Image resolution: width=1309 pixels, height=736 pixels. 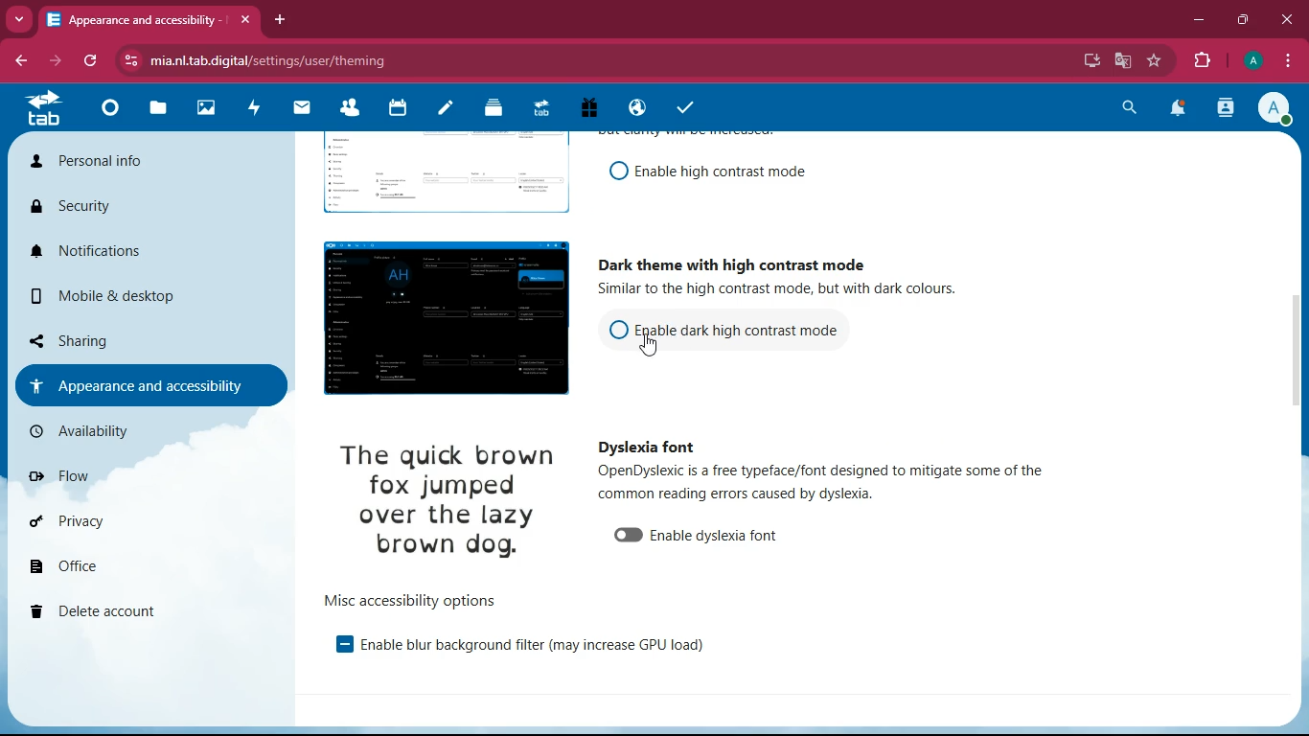 I want to click on image, so click(x=456, y=502).